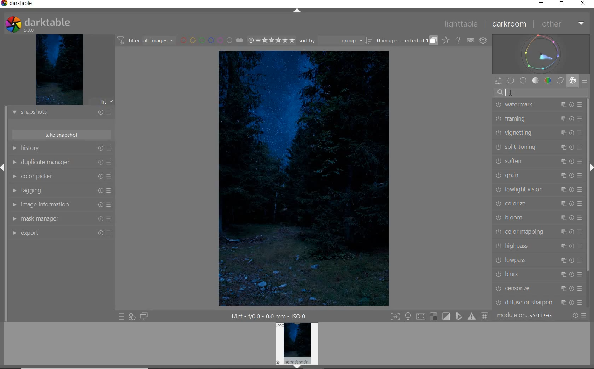 This screenshot has width=594, height=369. Describe the element at coordinates (122, 317) in the screenshot. I see `QUICK ACCESS TO PRESET` at that location.